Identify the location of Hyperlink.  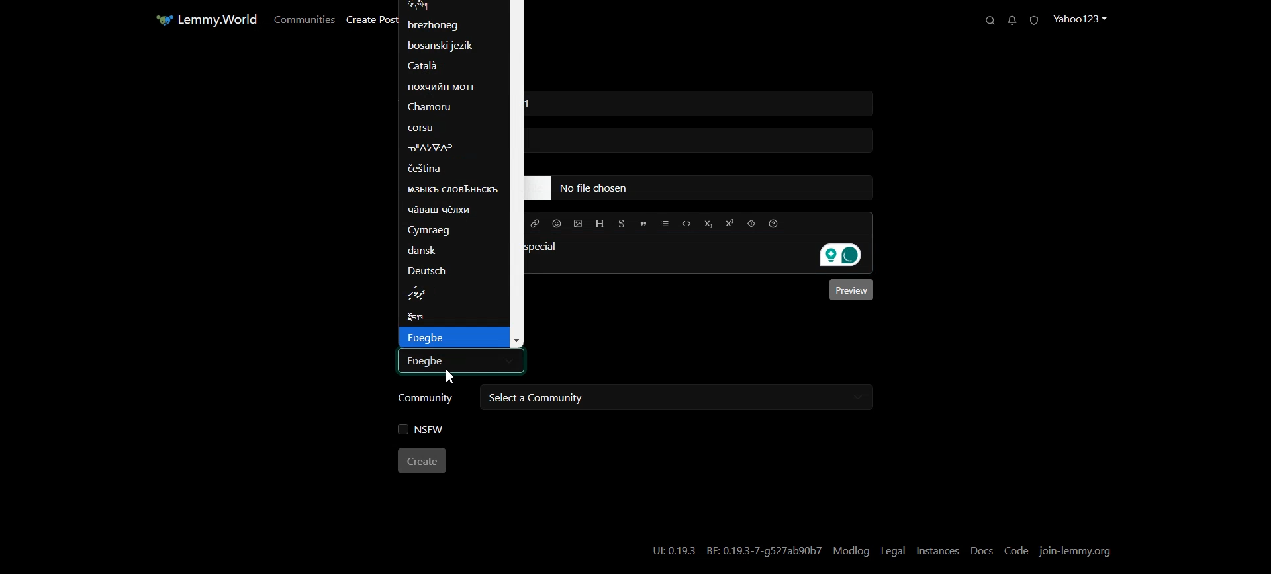
(536, 224).